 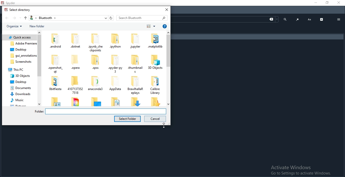 I want to click on folder, so click(x=76, y=41).